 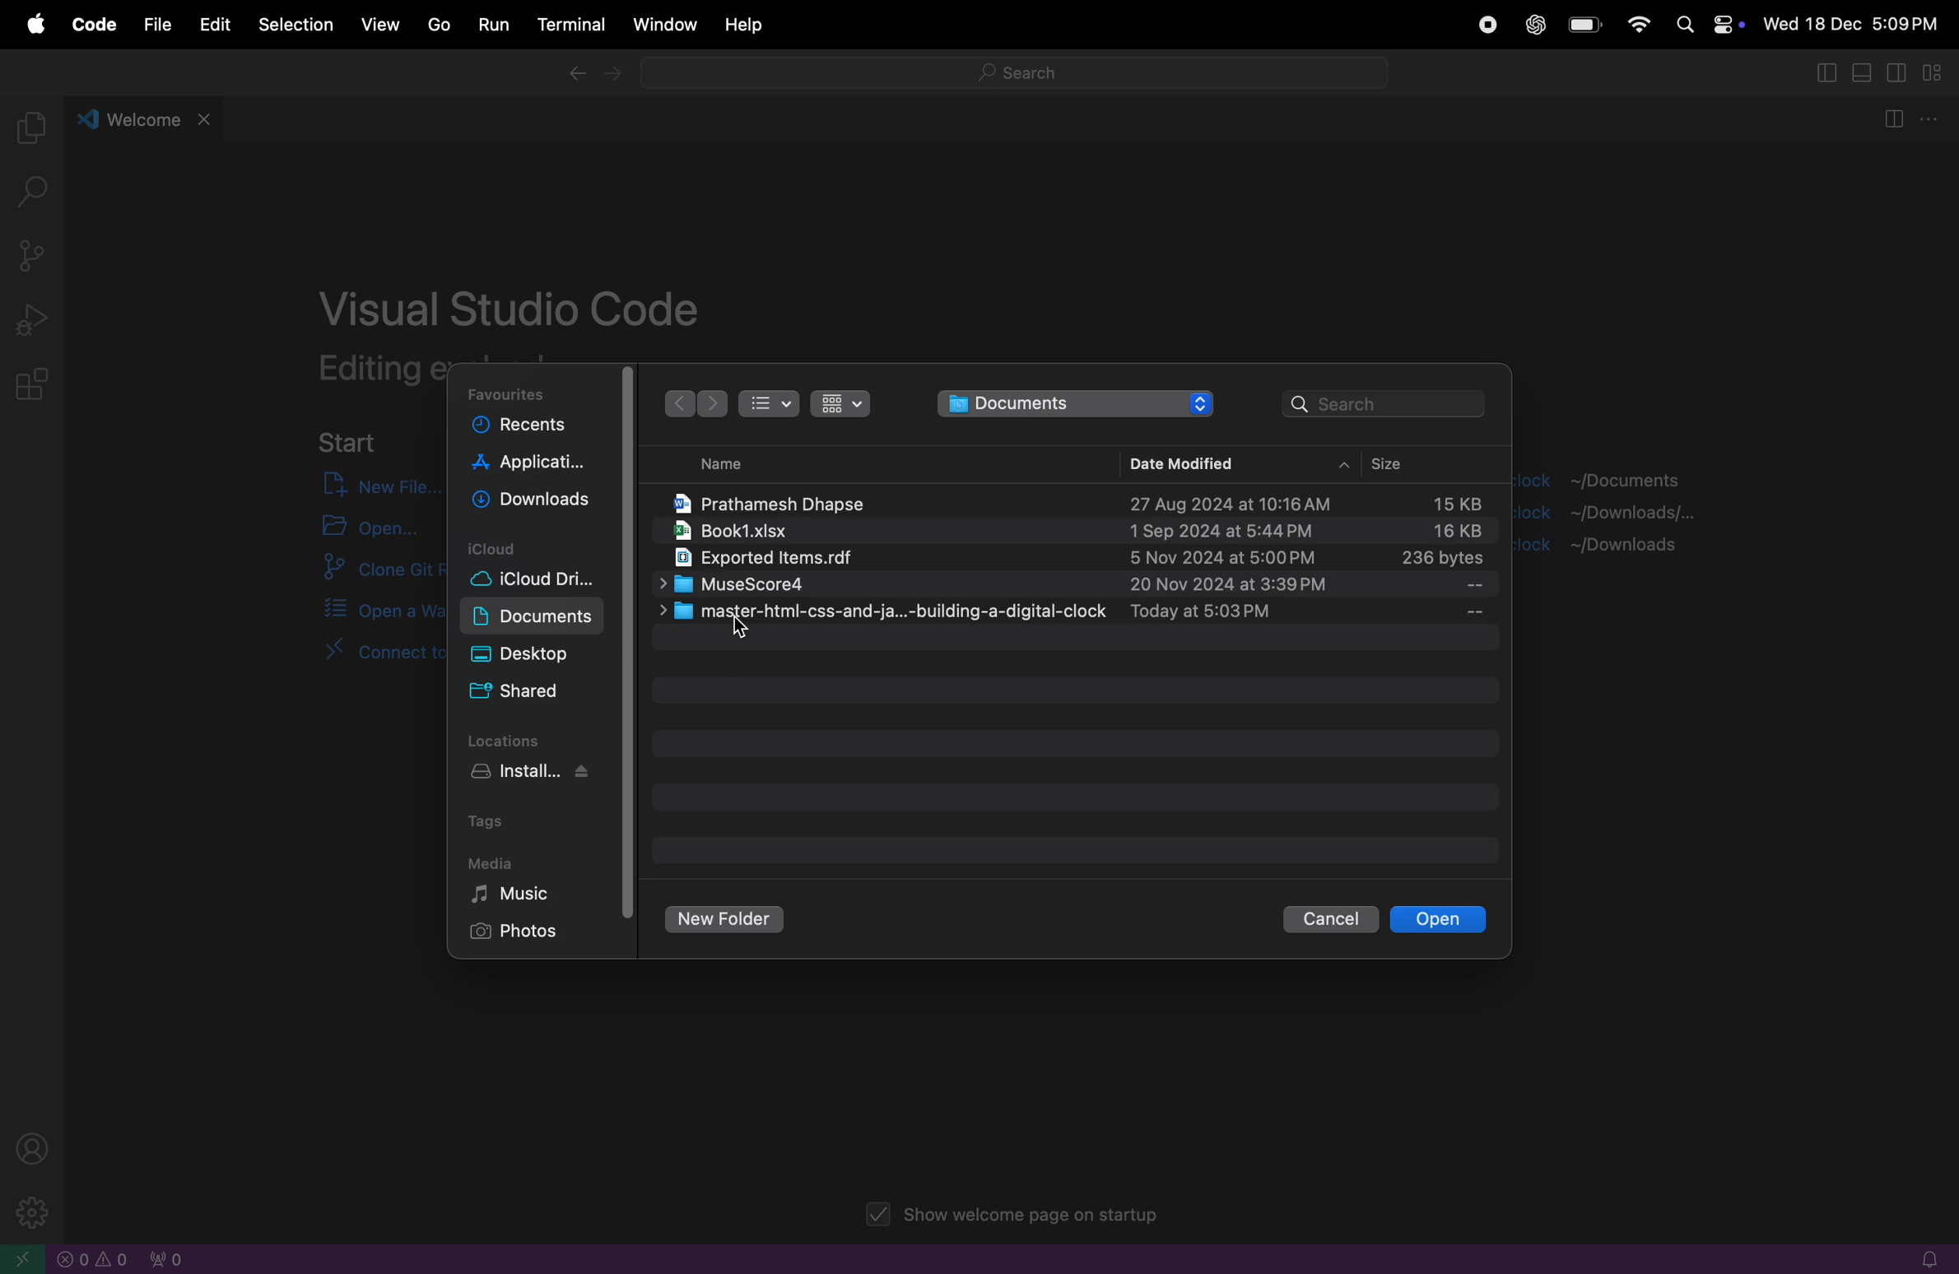 What do you see at coordinates (1071, 532) in the screenshot?
I see `book xlsx` at bounding box center [1071, 532].